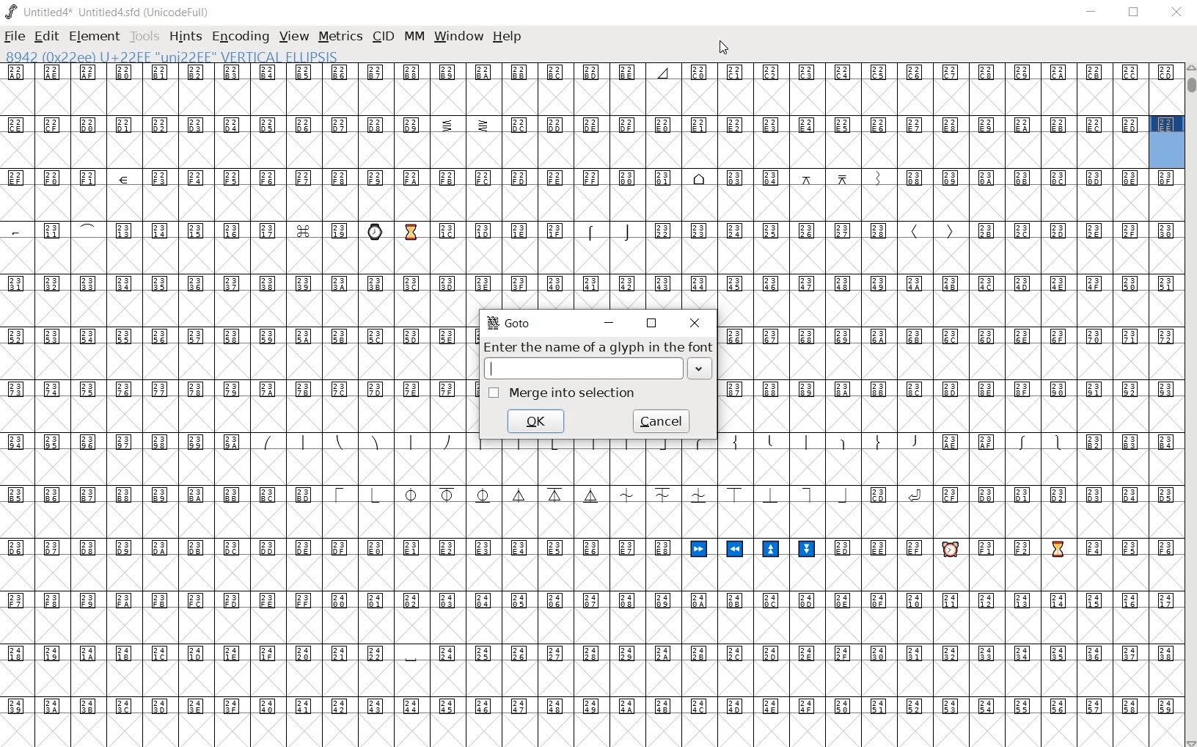 This screenshot has height=747, width=1197. What do you see at coordinates (241, 36) in the screenshot?
I see `ENCODING` at bounding box center [241, 36].